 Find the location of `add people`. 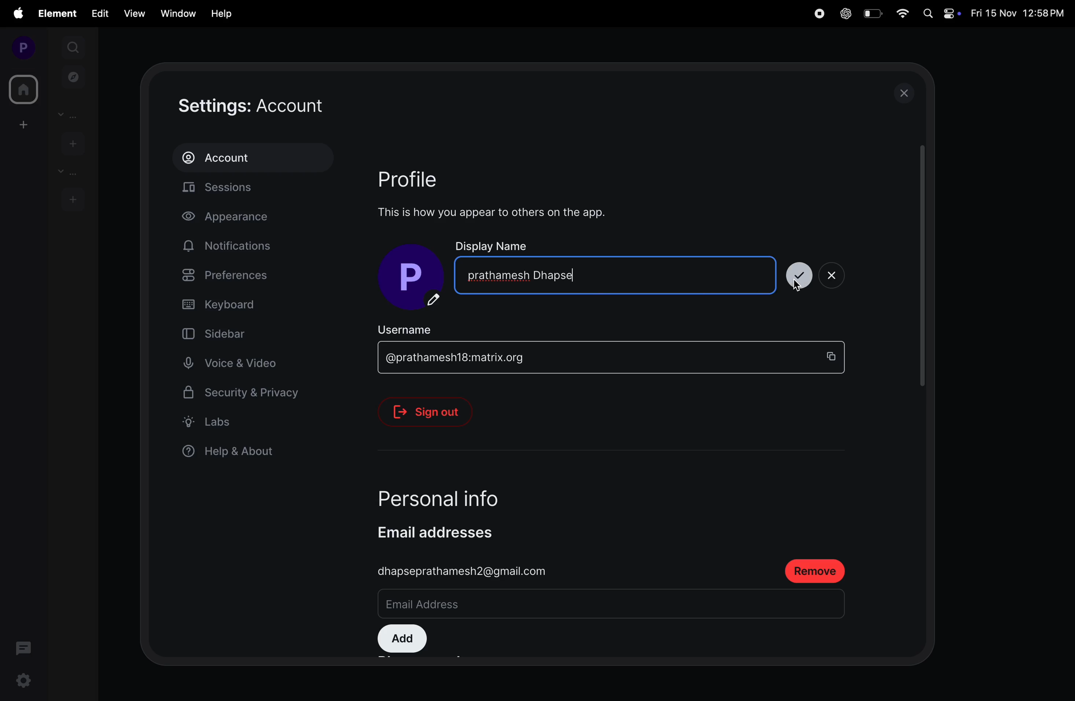

add people is located at coordinates (71, 142).